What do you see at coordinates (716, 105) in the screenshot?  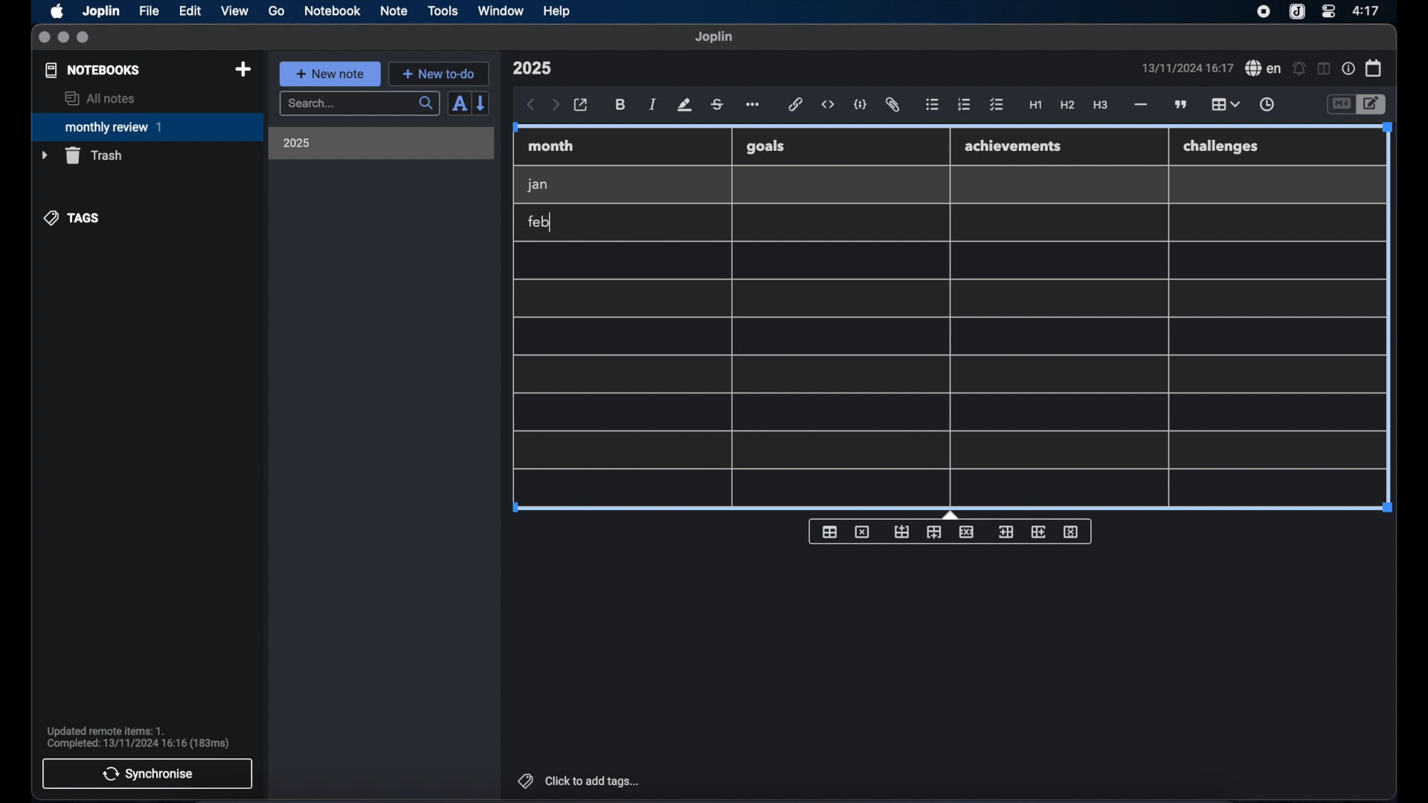 I see `strikethrough` at bounding box center [716, 105].